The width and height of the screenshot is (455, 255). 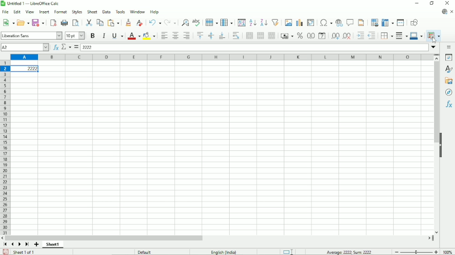 What do you see at coordinates (128, 22) in the screenshot?
I see `Clone formatting` at bounding box center [128, 22].